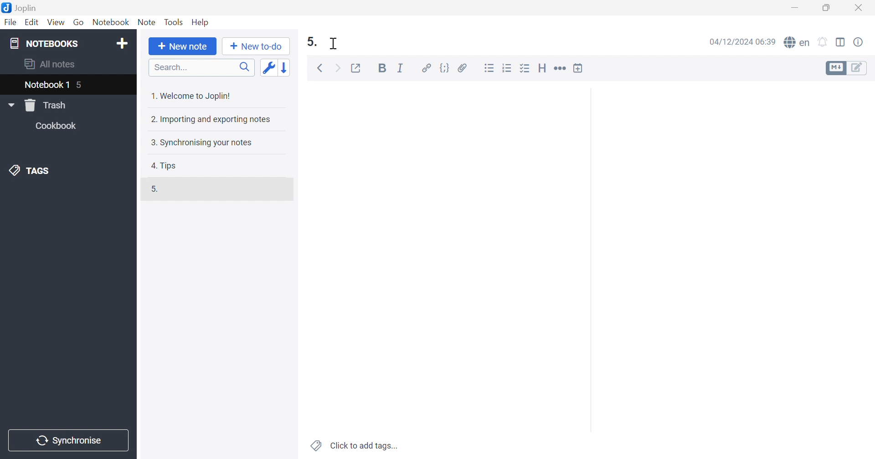 This screenshot has width=875, height=459. I want to click on NOTEBOOKS, so click(42, 43).